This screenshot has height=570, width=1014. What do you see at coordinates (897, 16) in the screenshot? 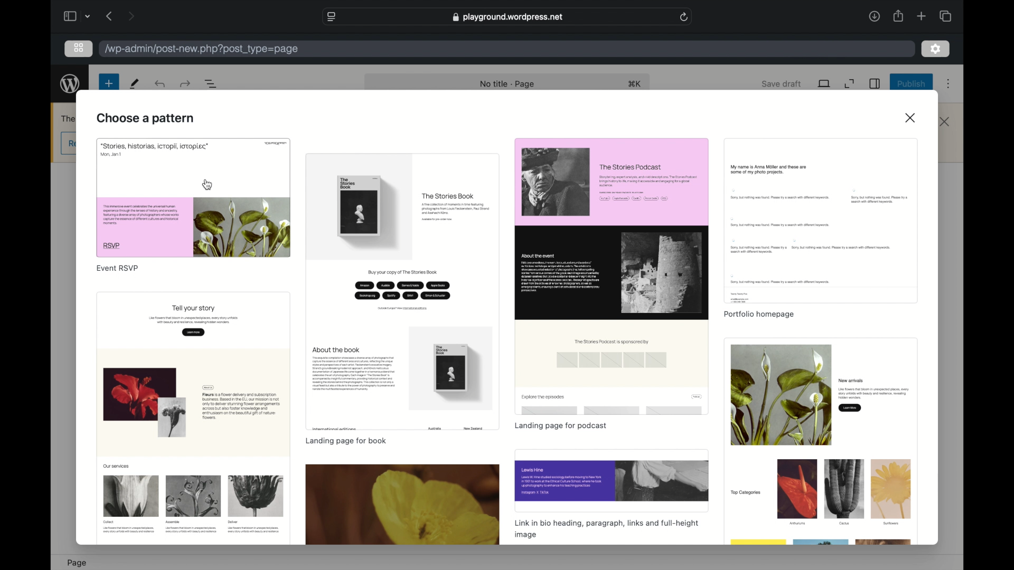
I see `share` at bounding box center [897, 16].